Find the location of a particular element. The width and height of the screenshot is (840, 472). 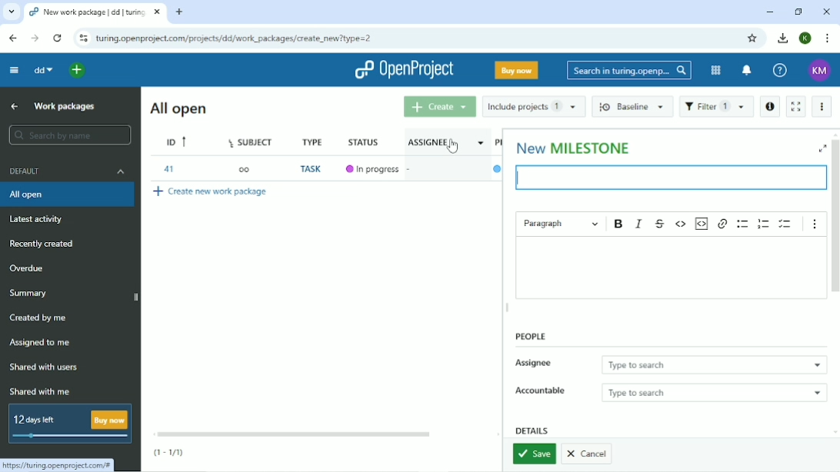

All open is located at coordinates (177, 108).